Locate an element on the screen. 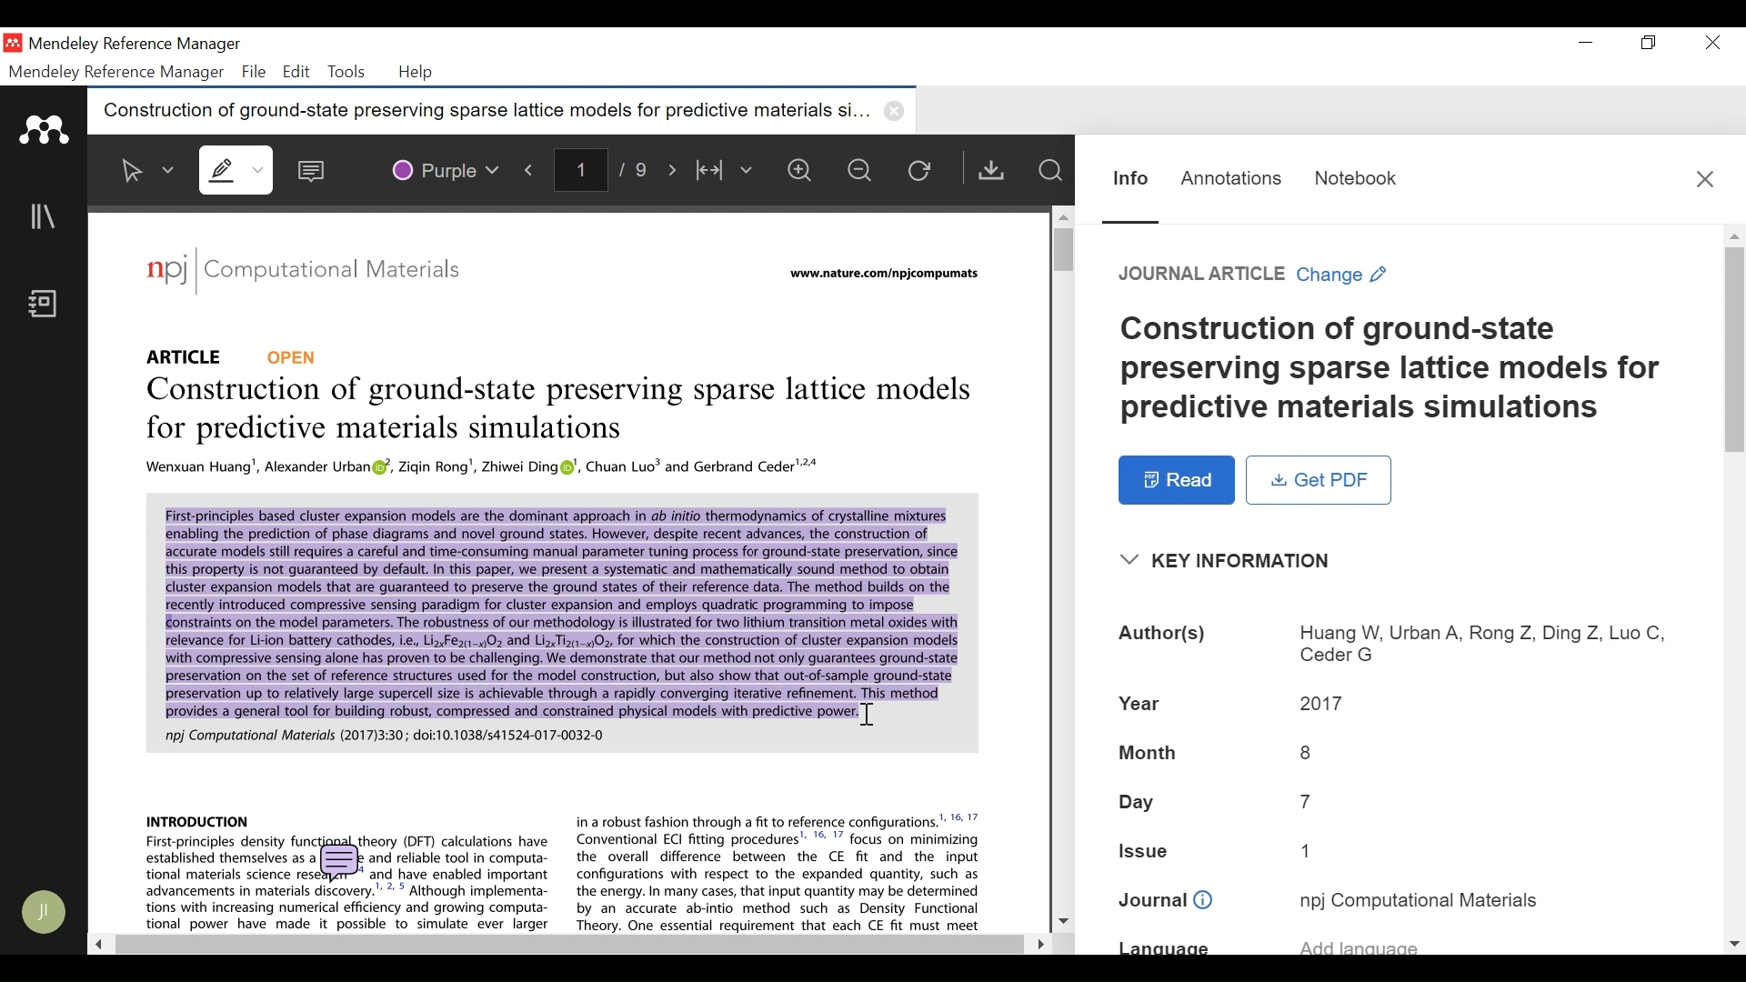 The width and height of the screenshot is (1746, 982). Horizontal Scroll bar is located at coordinates (566, 945).